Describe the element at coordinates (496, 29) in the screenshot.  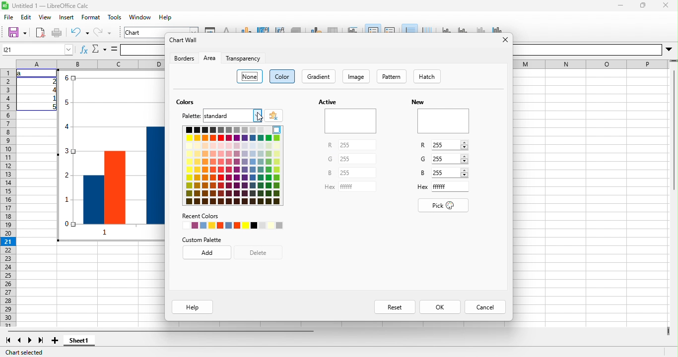
I see `all axes` at that location.